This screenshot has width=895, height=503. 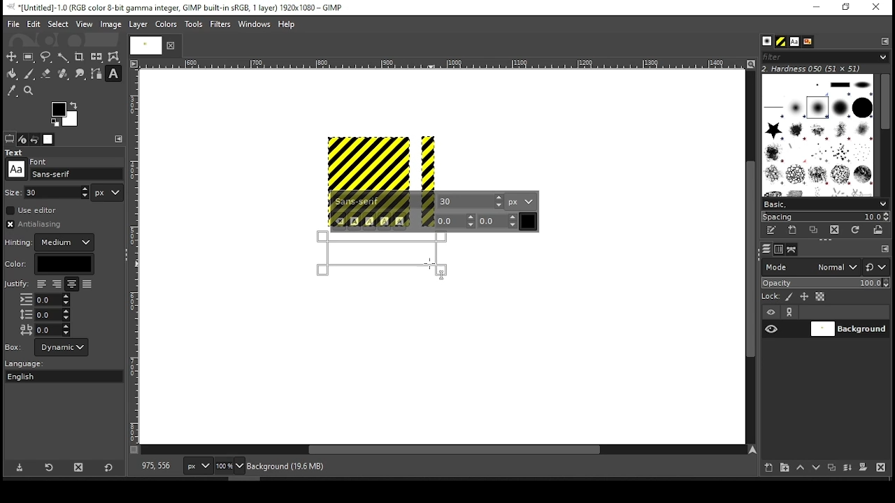 I want to click on strikethrough, so click(x=400, y=221).